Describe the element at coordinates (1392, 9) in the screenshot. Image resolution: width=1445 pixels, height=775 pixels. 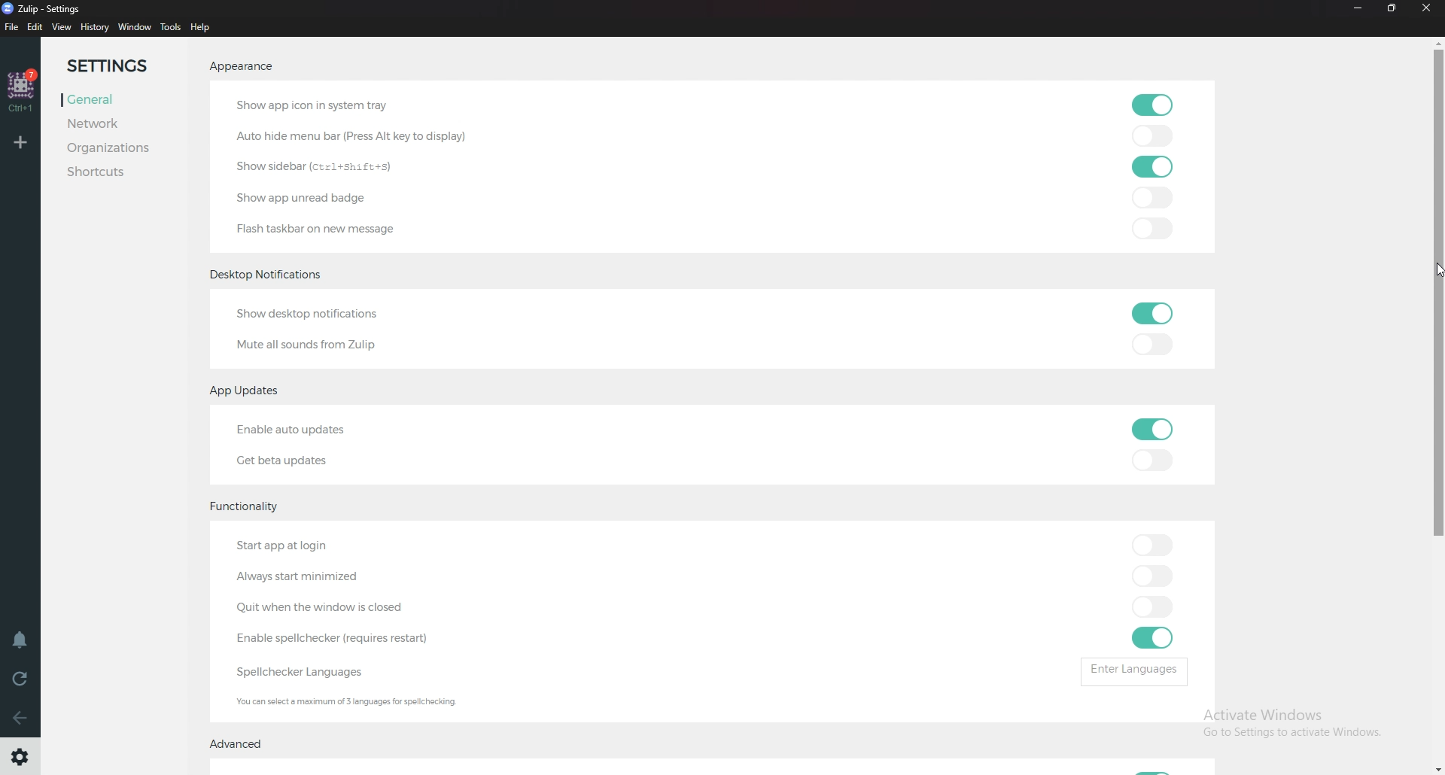
I see `resize` at that location.